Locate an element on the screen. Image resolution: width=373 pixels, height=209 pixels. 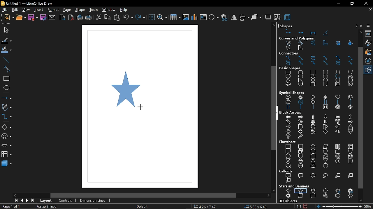
close tab is located at coordinates (370, 10).